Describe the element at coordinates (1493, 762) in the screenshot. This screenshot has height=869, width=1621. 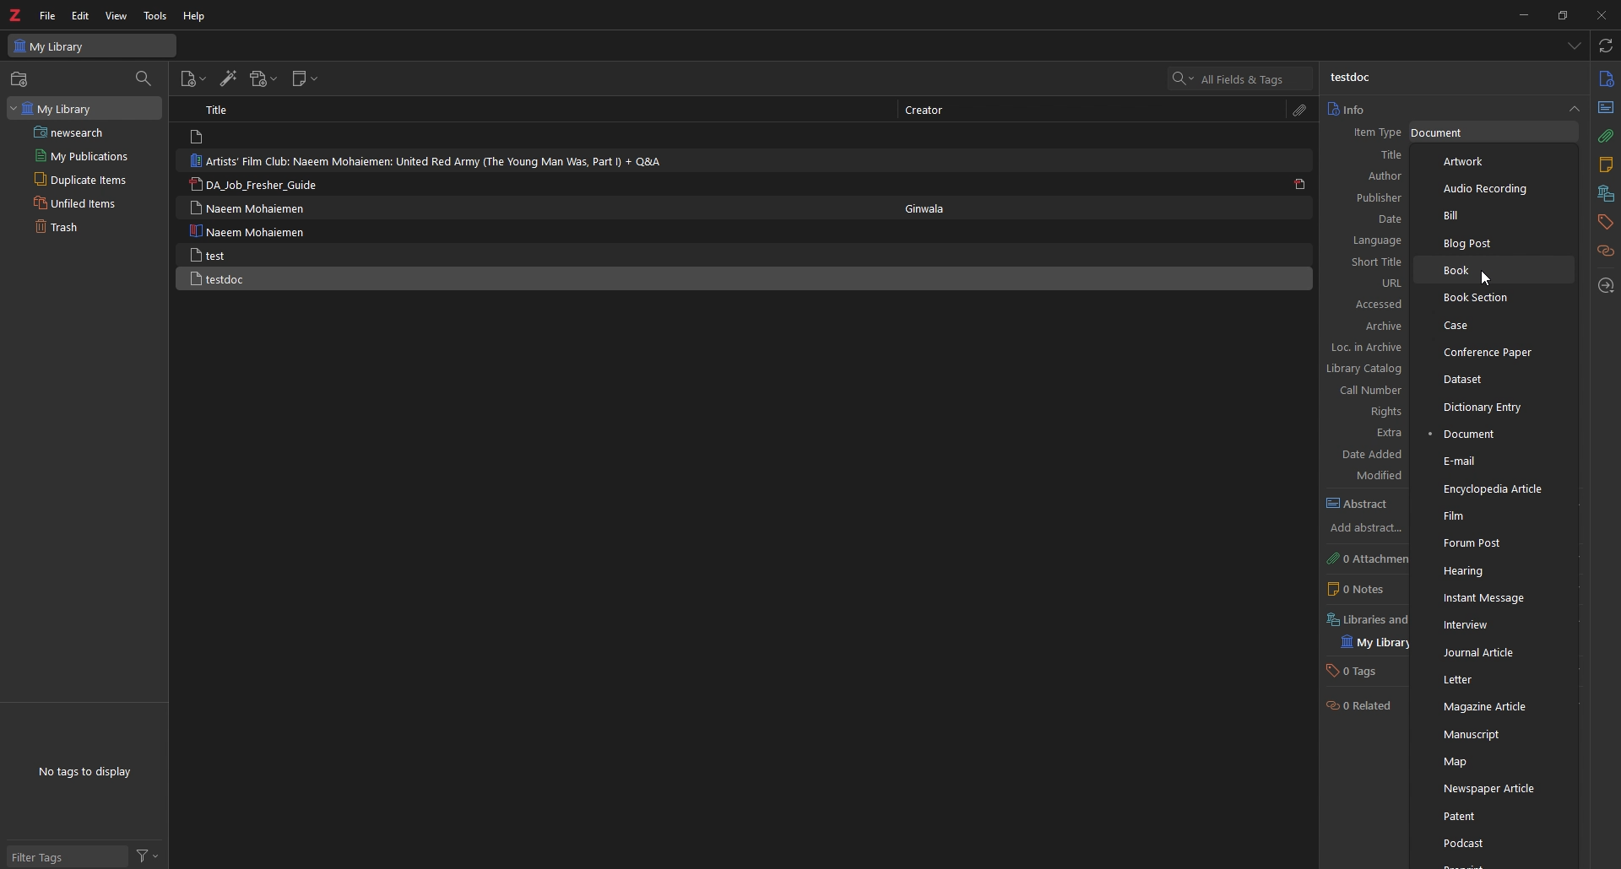
I see `map` at that location.